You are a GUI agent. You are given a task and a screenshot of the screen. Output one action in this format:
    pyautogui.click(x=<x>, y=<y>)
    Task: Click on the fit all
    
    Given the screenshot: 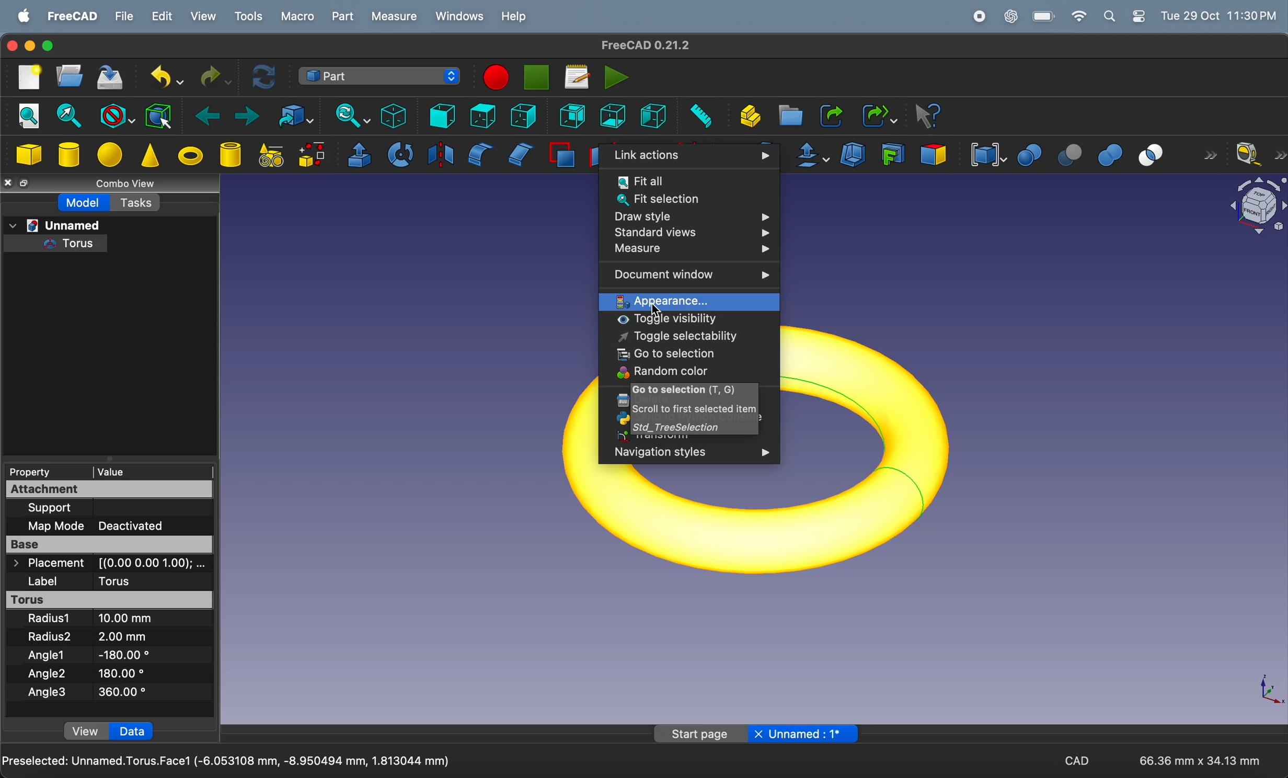 What is the action you would take?
    pyautogui.click(x=28, y=115)
    